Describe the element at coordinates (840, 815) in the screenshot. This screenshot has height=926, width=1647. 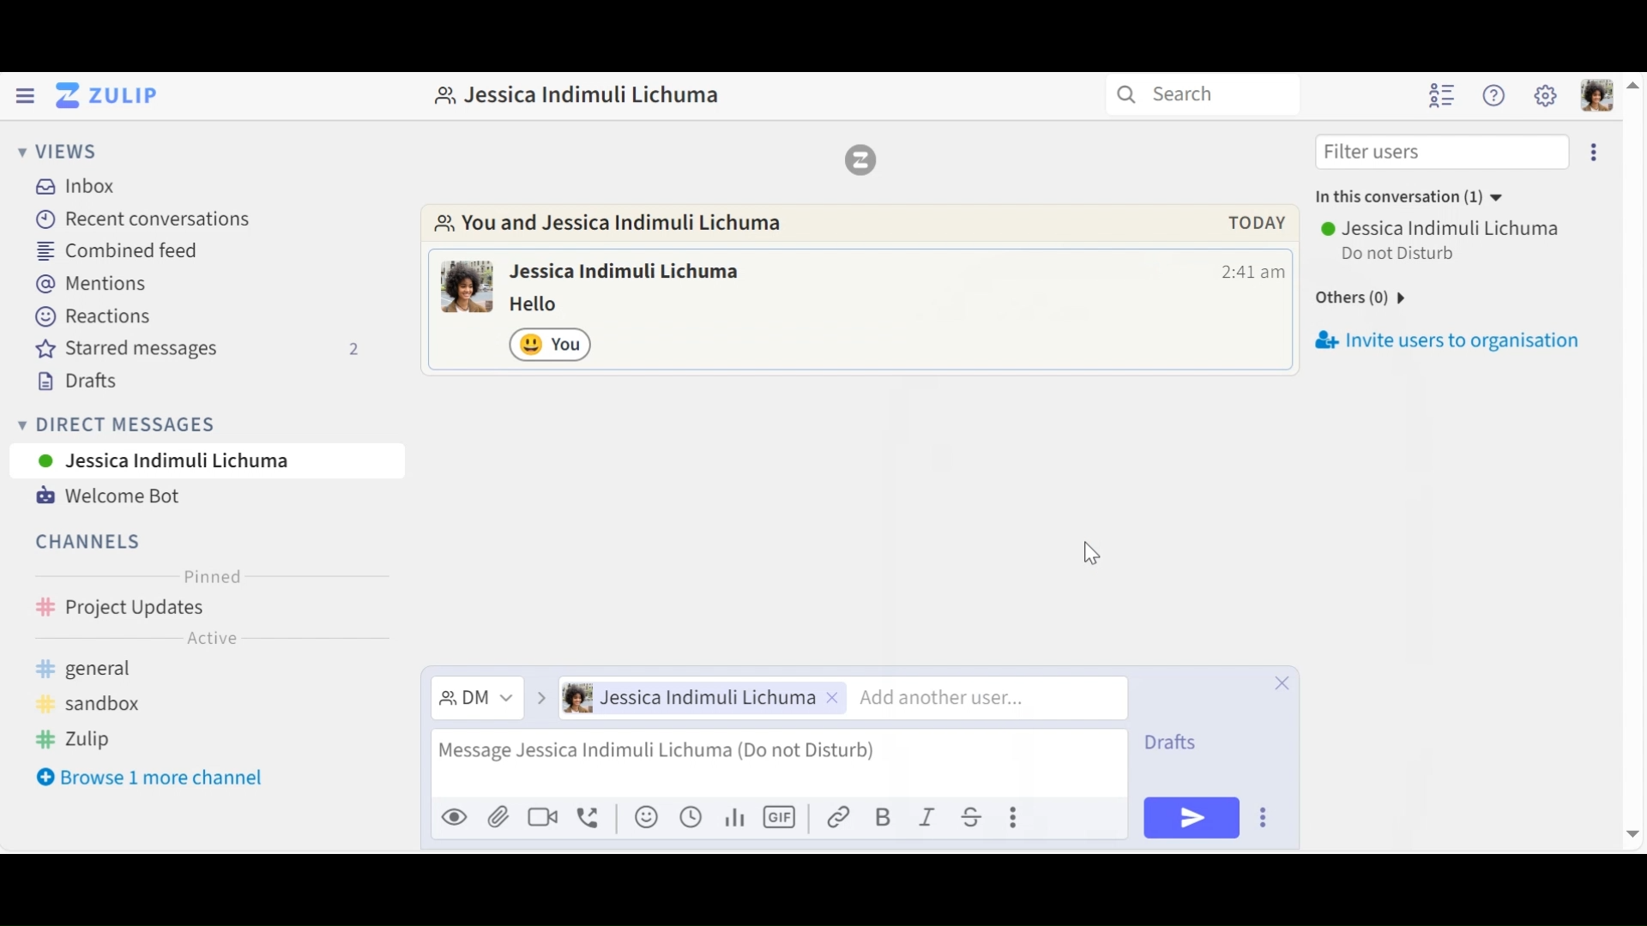
I see `Link` at that location.